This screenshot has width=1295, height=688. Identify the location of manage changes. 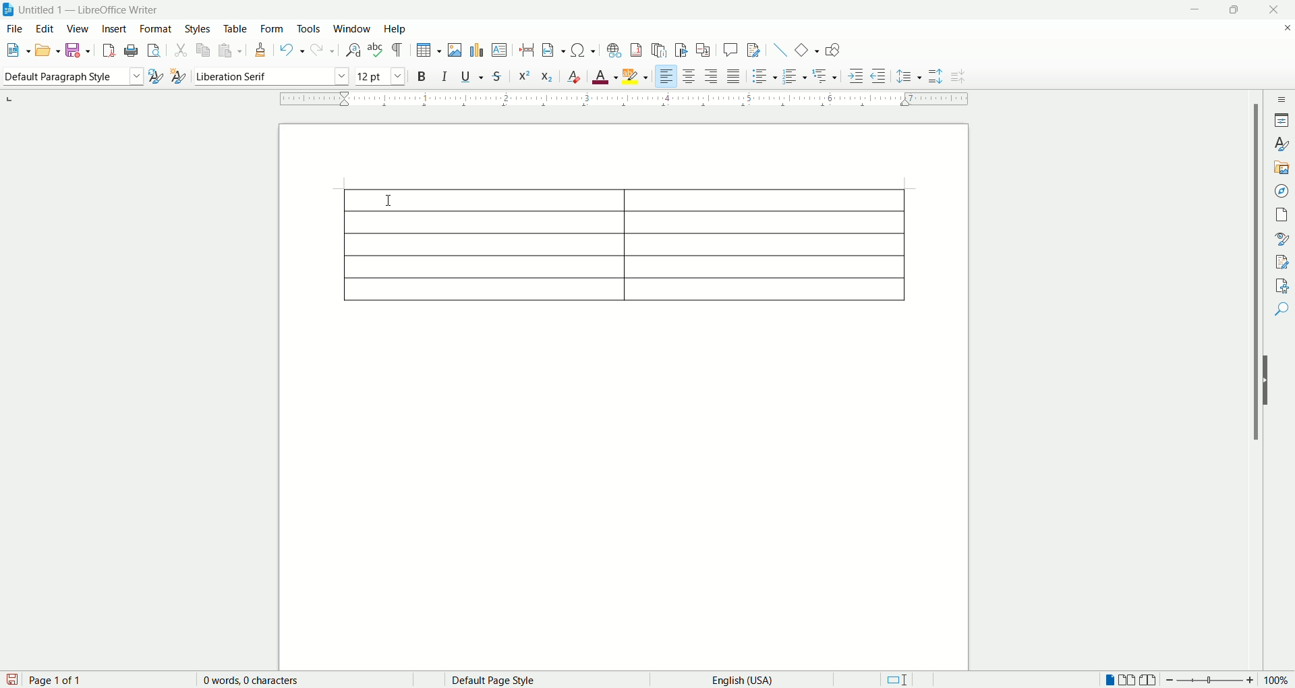
(1282, 260).